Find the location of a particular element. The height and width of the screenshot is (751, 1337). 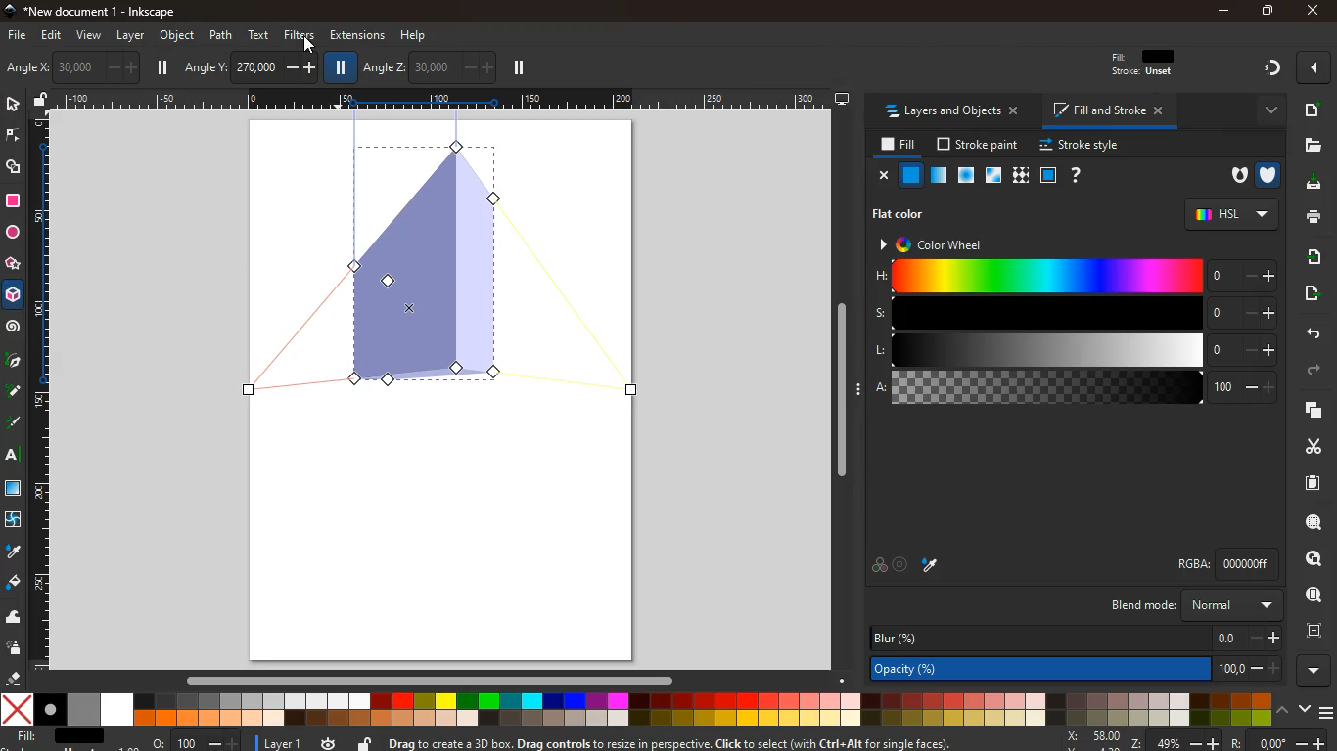

texture is located at coordinates (1021, 175).